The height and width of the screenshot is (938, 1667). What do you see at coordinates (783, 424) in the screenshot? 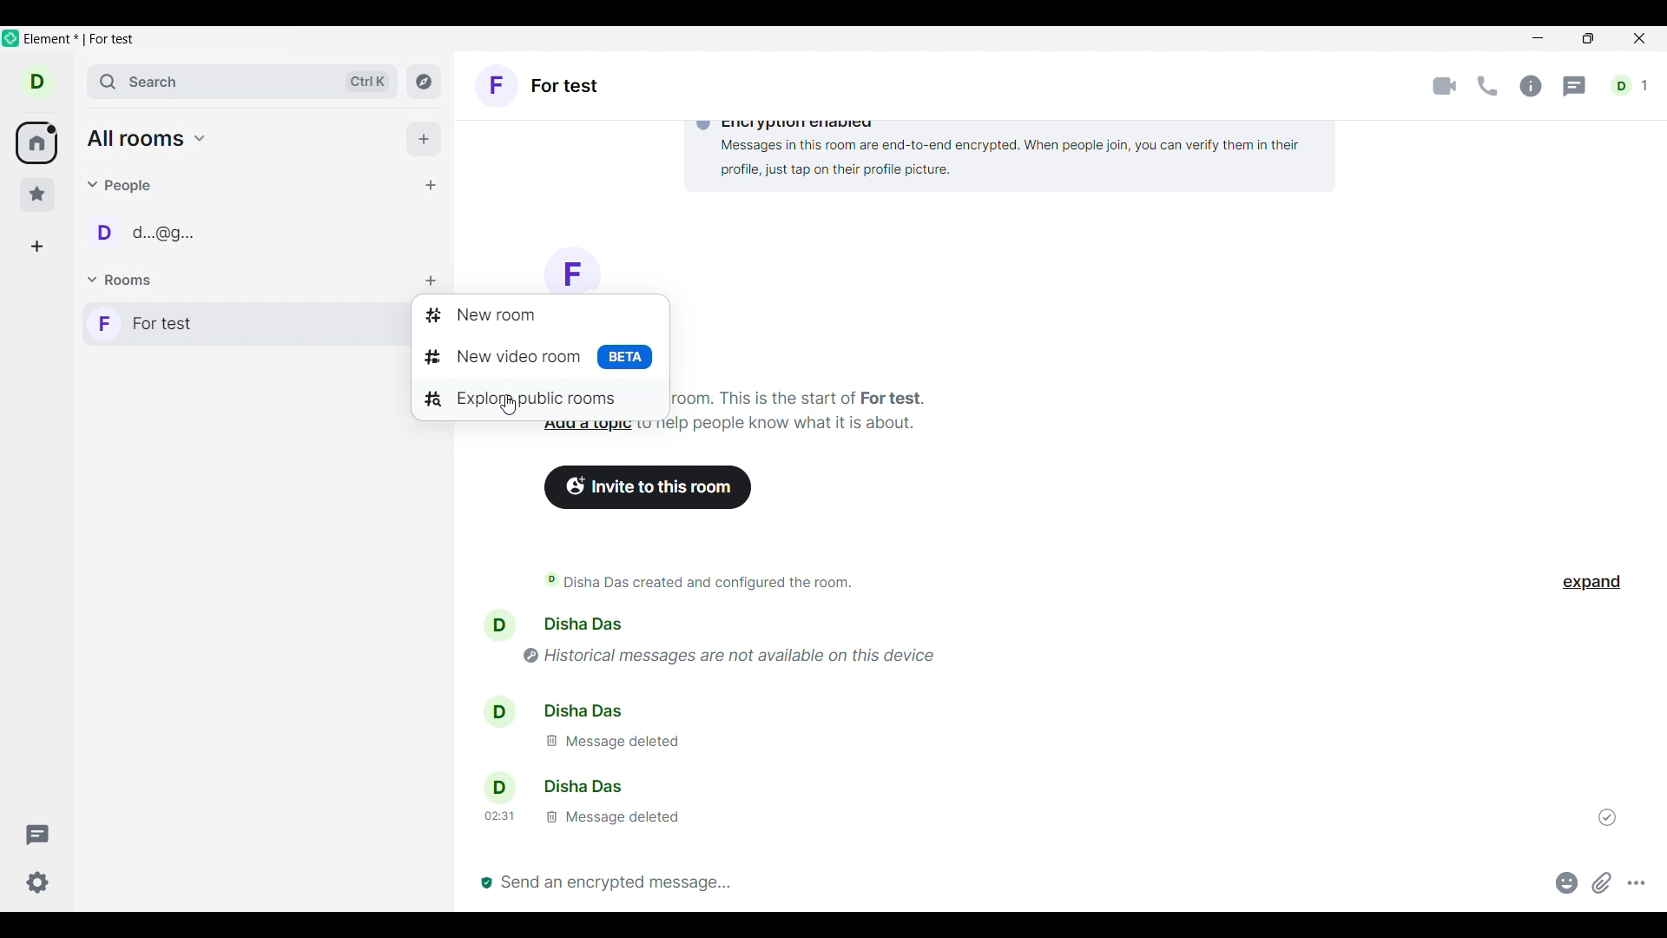
I see `to help people know what it is about.` at bounding box center [783, 424].